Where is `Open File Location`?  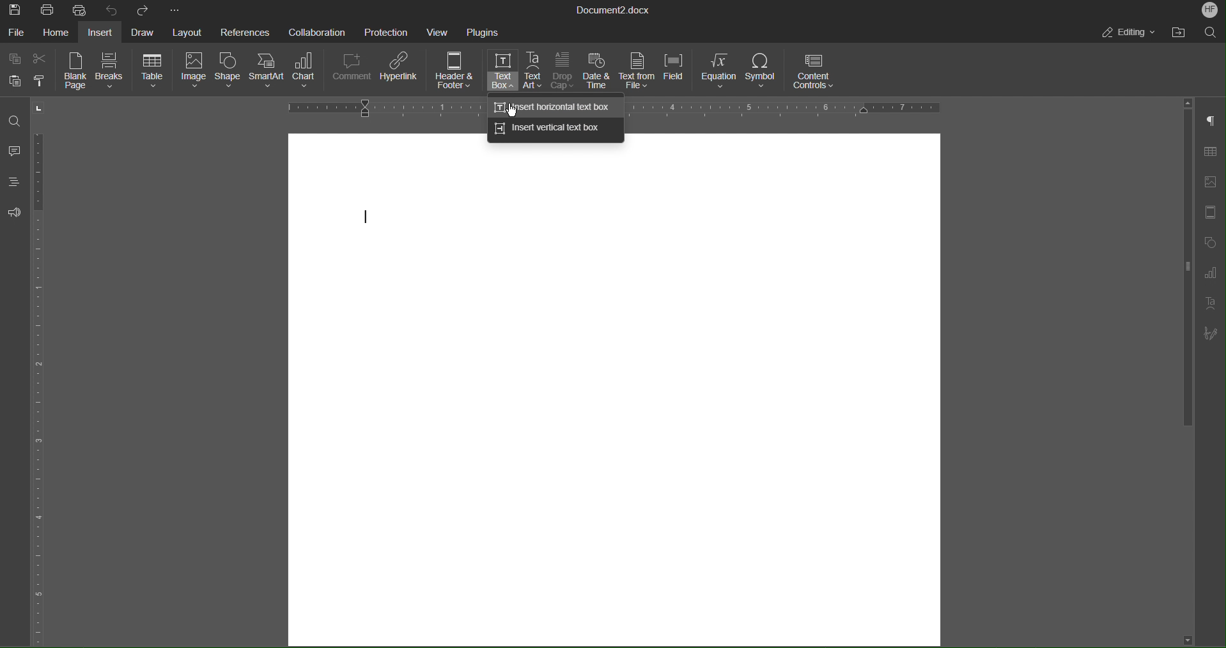 Open File Location is located at coordinates (1181, 32).